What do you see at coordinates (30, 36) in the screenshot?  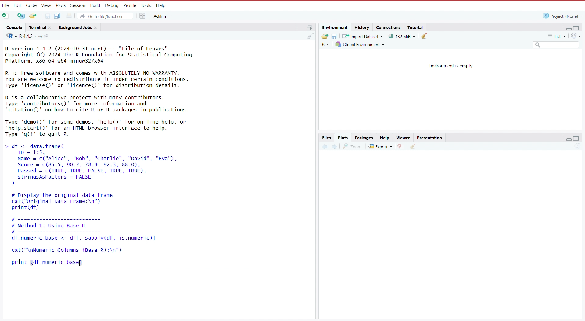 I see `R 4.4.2 . ~/` at bounding box center [30, 36].